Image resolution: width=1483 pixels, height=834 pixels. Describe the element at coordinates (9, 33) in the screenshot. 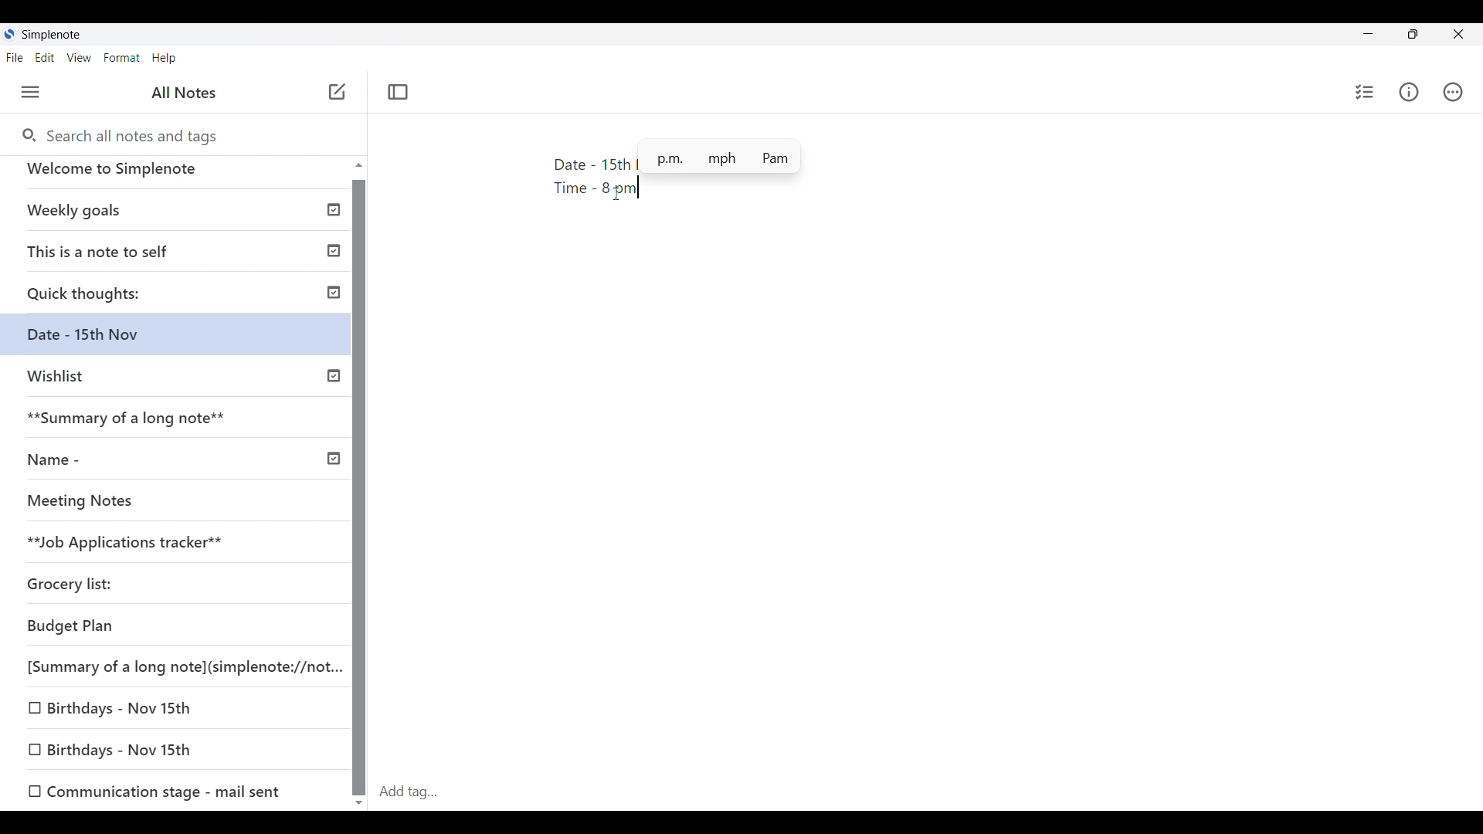

I see `Software logo` at that location.